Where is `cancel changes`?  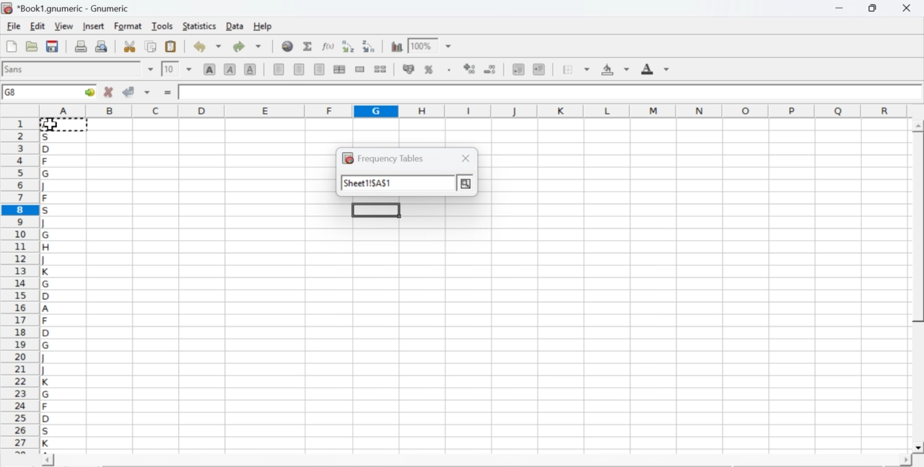 cancel changes is located at coordinates (109, 92).